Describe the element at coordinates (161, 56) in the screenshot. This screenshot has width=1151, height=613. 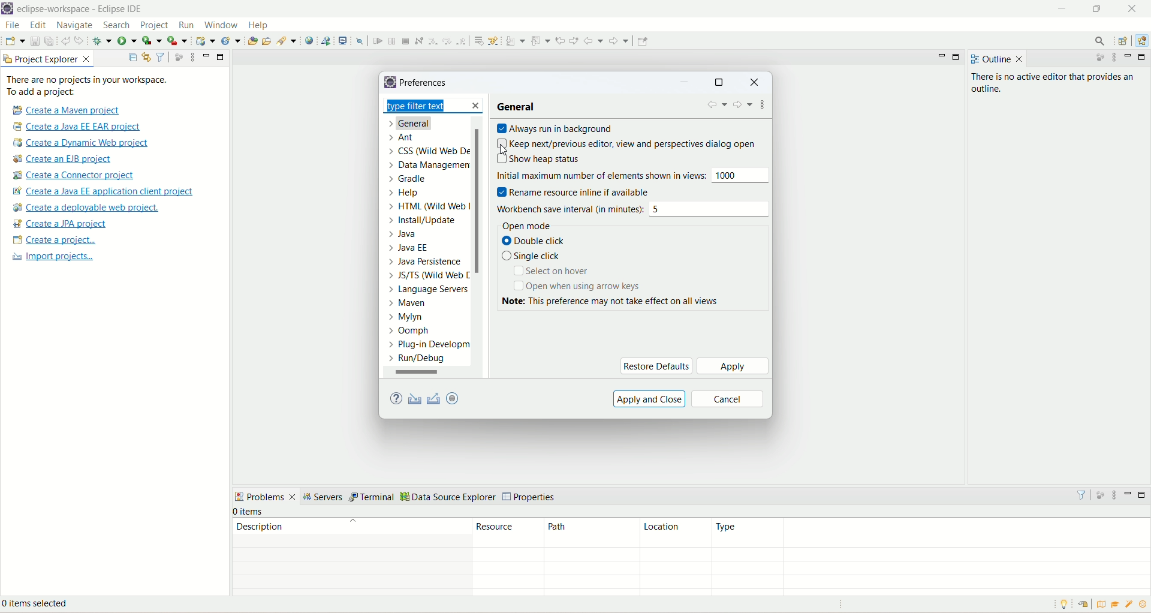
I see `select and deselect filters` at that location.